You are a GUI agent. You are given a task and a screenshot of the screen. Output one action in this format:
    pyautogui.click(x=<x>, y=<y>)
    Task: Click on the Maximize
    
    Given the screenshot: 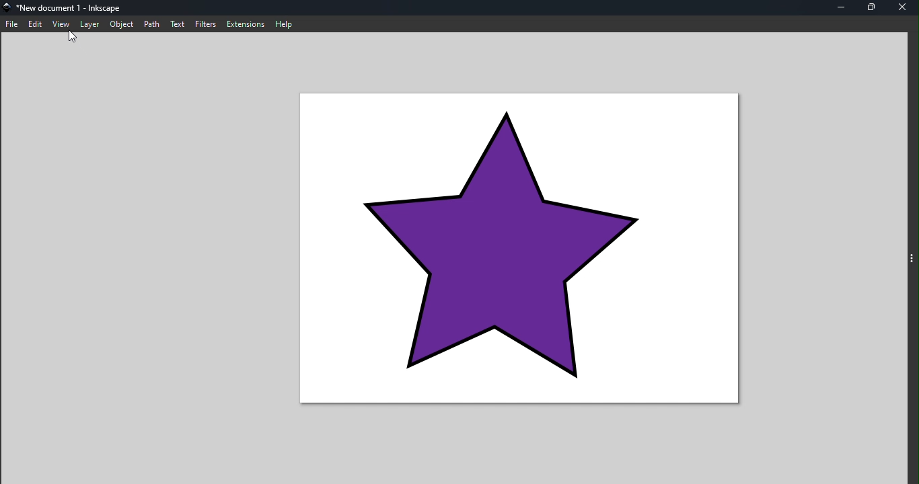 What is the action you would take?
    pyautogui.click(x=877, y=8)
    